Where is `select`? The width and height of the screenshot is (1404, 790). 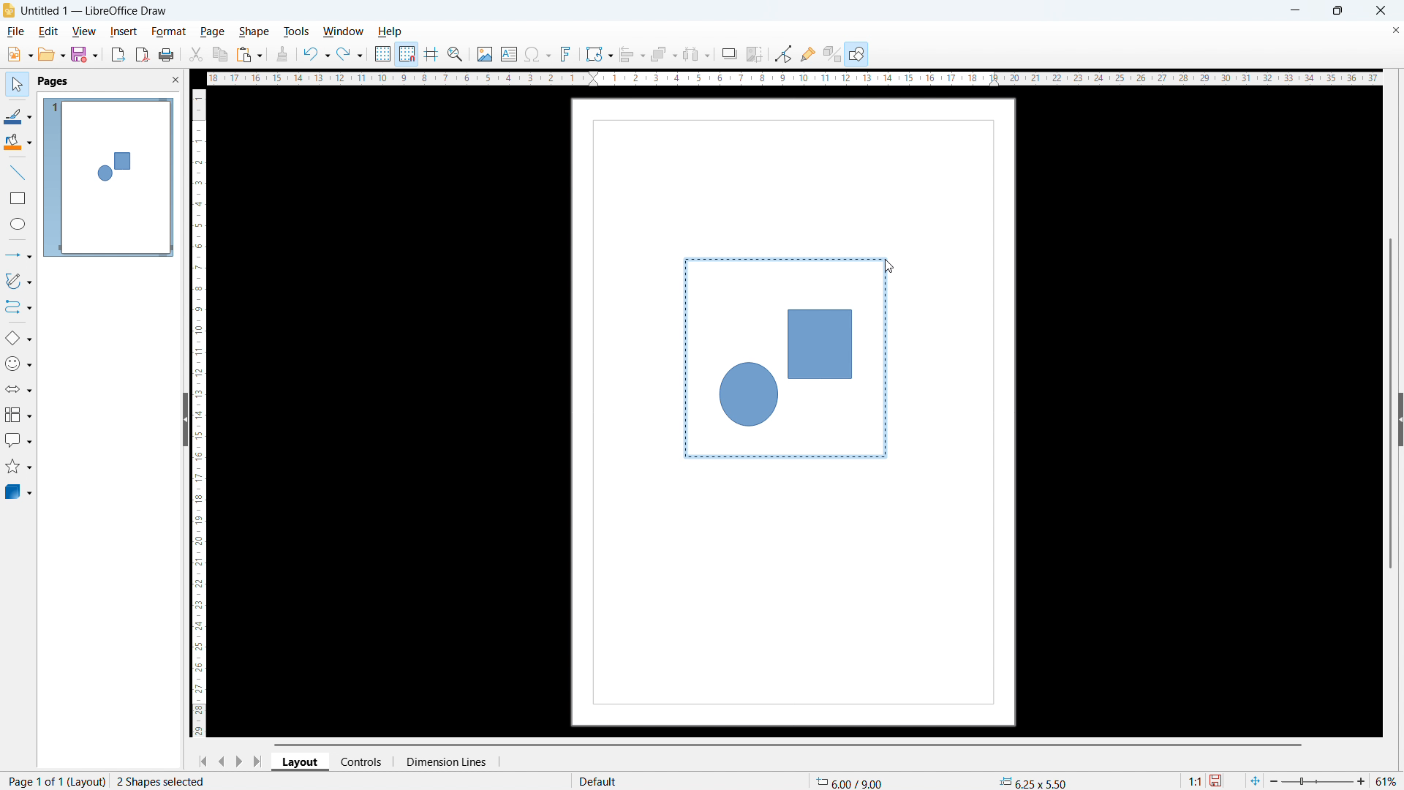
select is located at coordinates (17, 85).